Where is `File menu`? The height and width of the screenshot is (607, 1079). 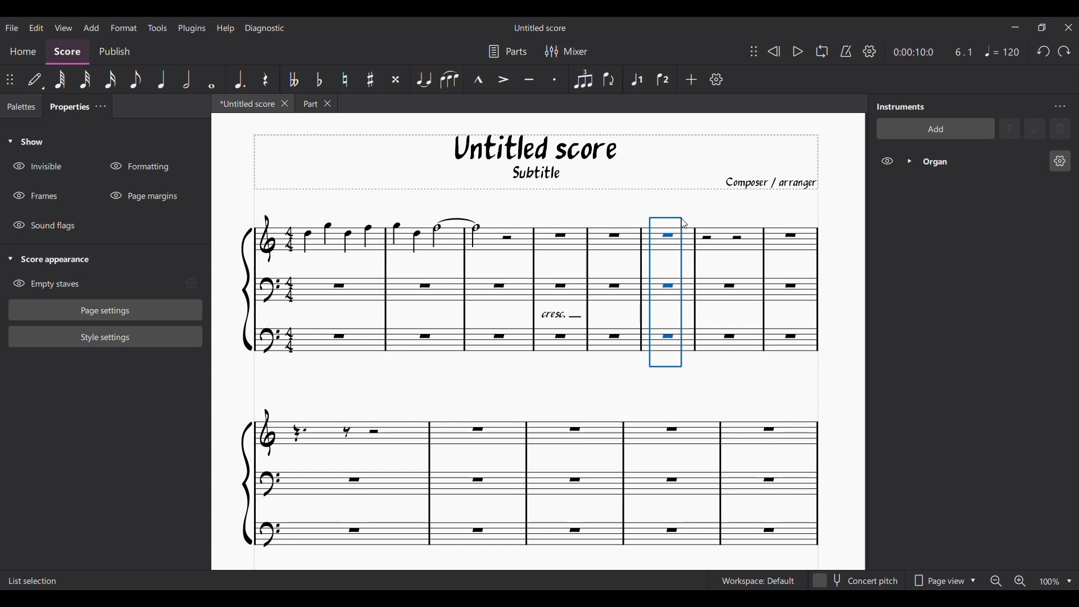 File menu is located at coordinates (12, 27).